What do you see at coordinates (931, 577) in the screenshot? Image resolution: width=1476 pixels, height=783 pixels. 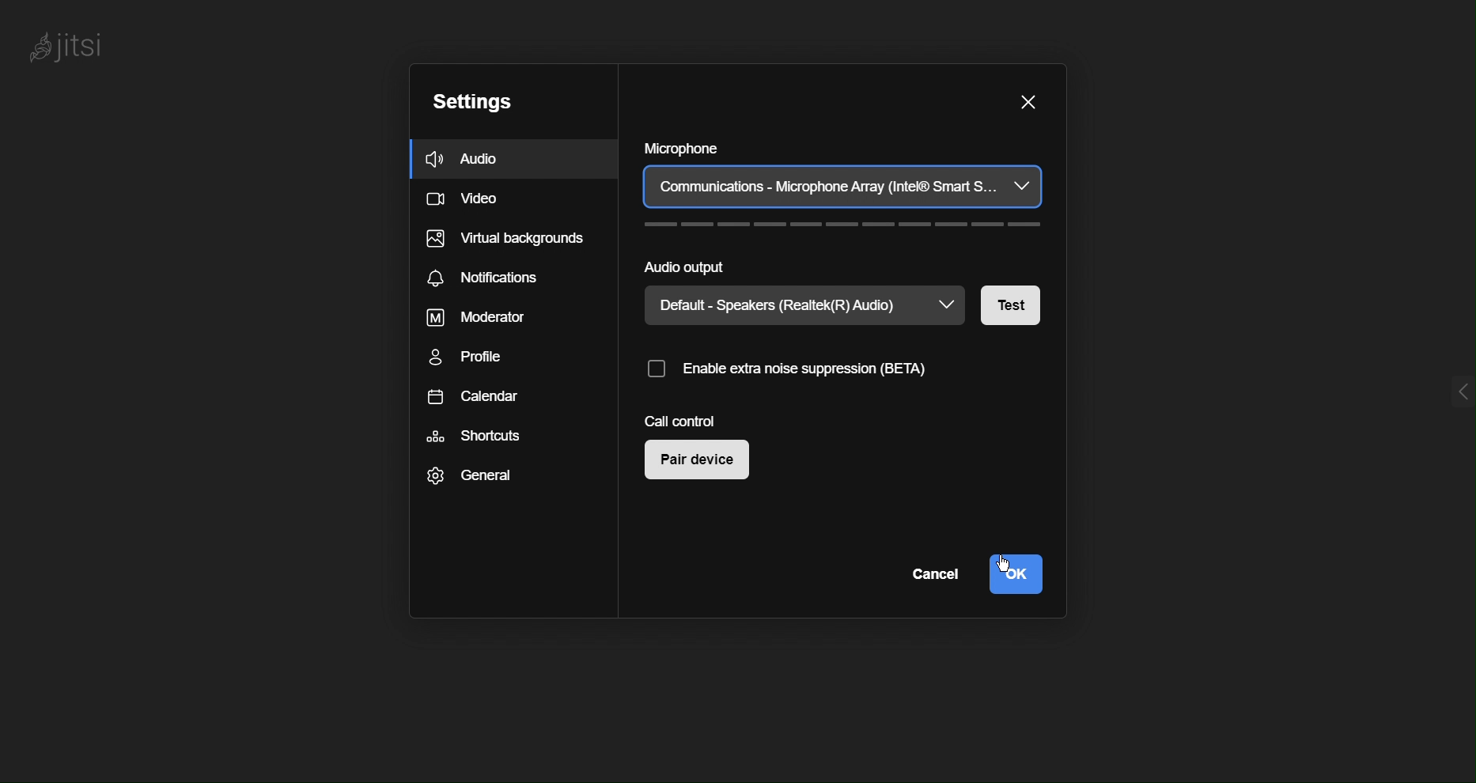 I see `Cancel` at bounding box center [931, 577].